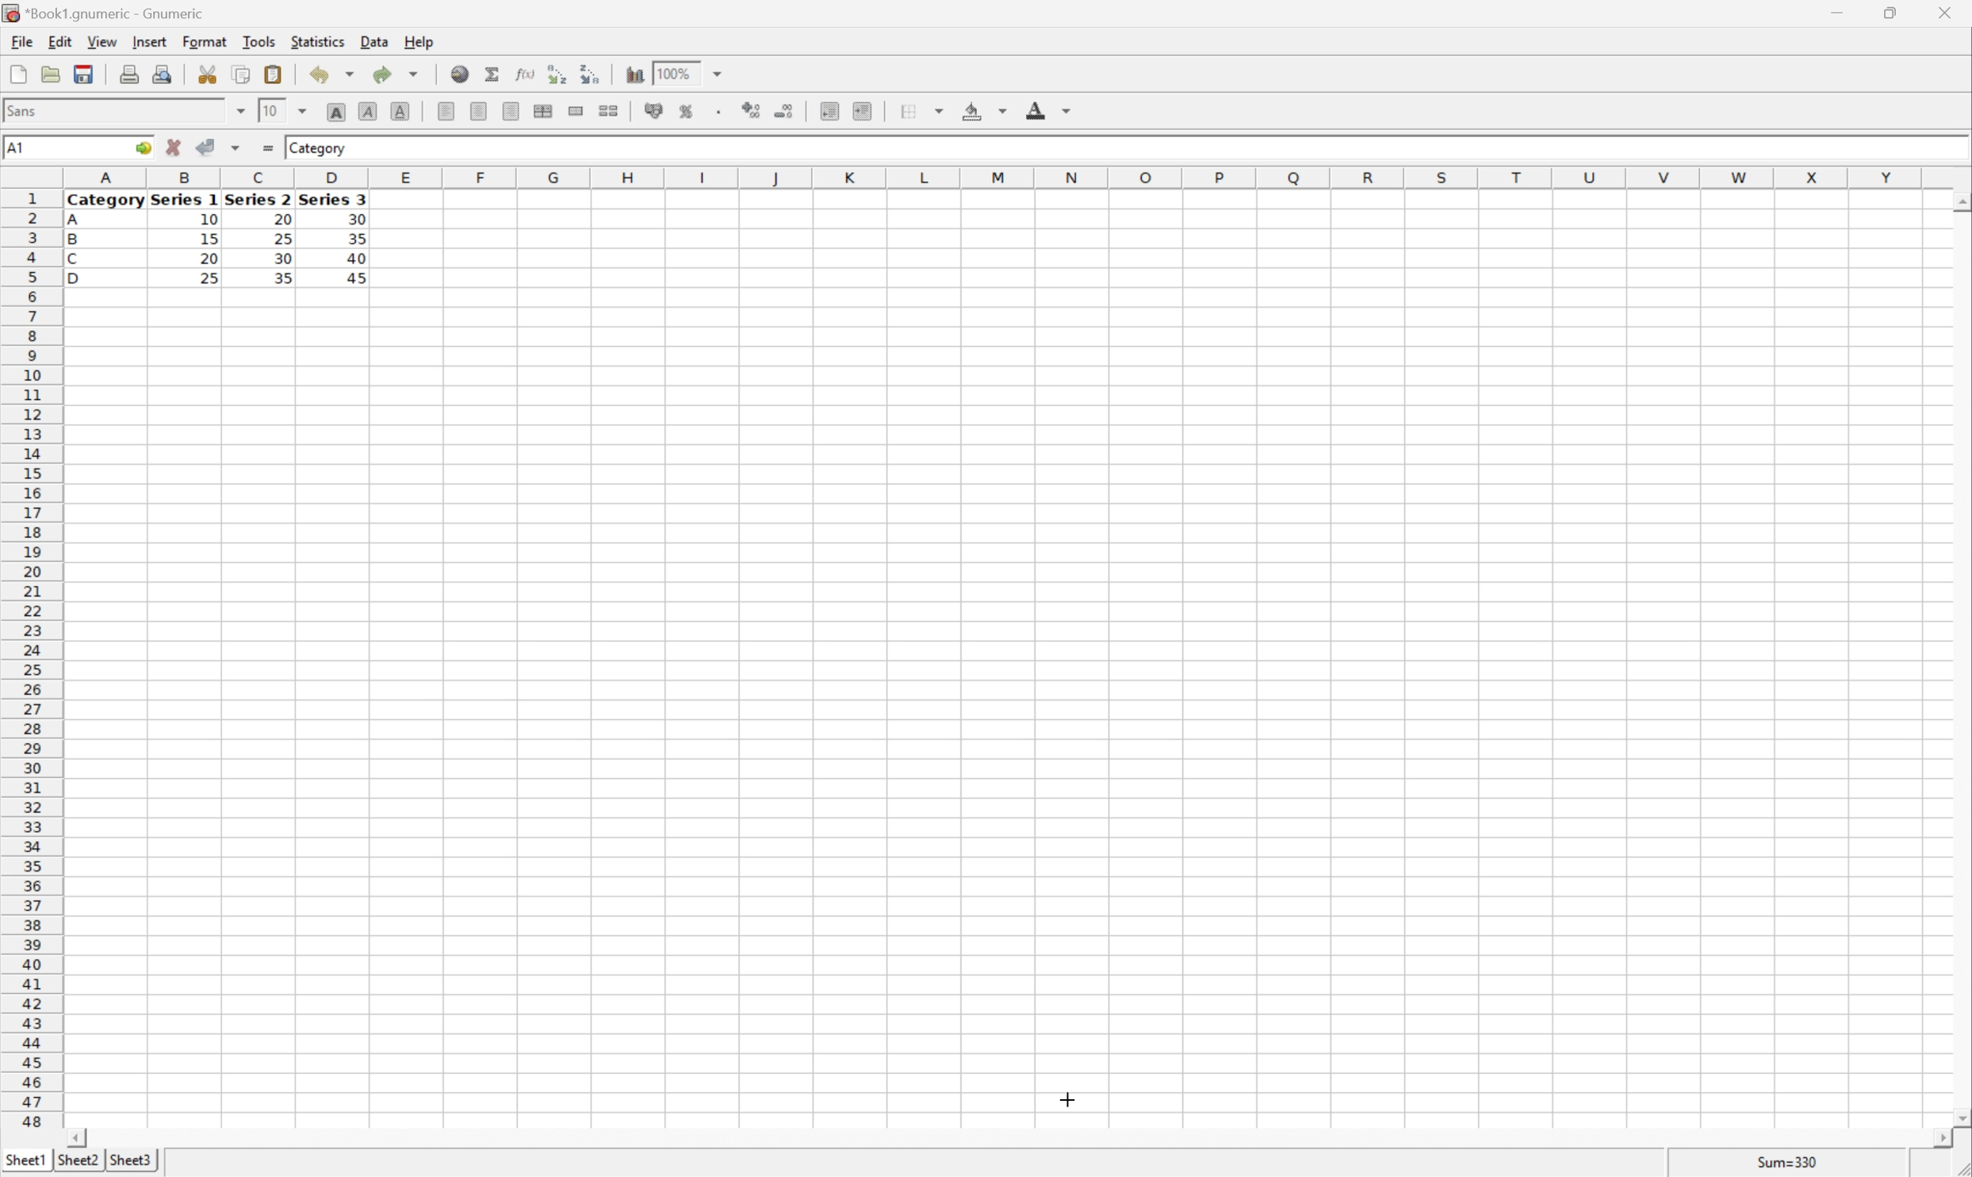 The height and width of the screenshot is (1177, 1972). Describe the element at coordinates (1959, 1120) in the screenshot. I see `Scroll Down` at that location.